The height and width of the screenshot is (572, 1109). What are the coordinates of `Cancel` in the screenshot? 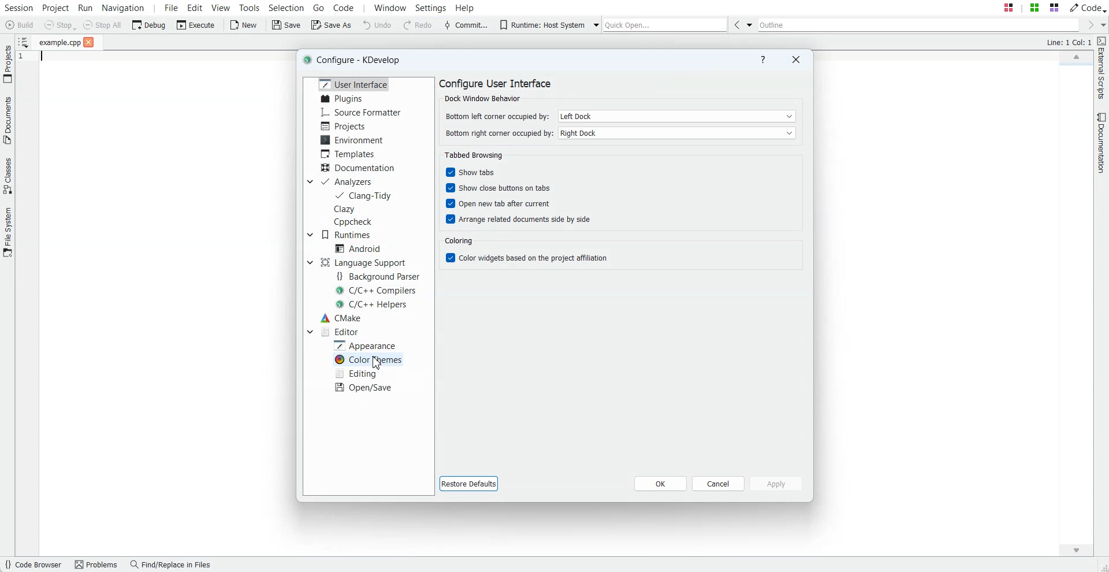 It's located at (718, 483).